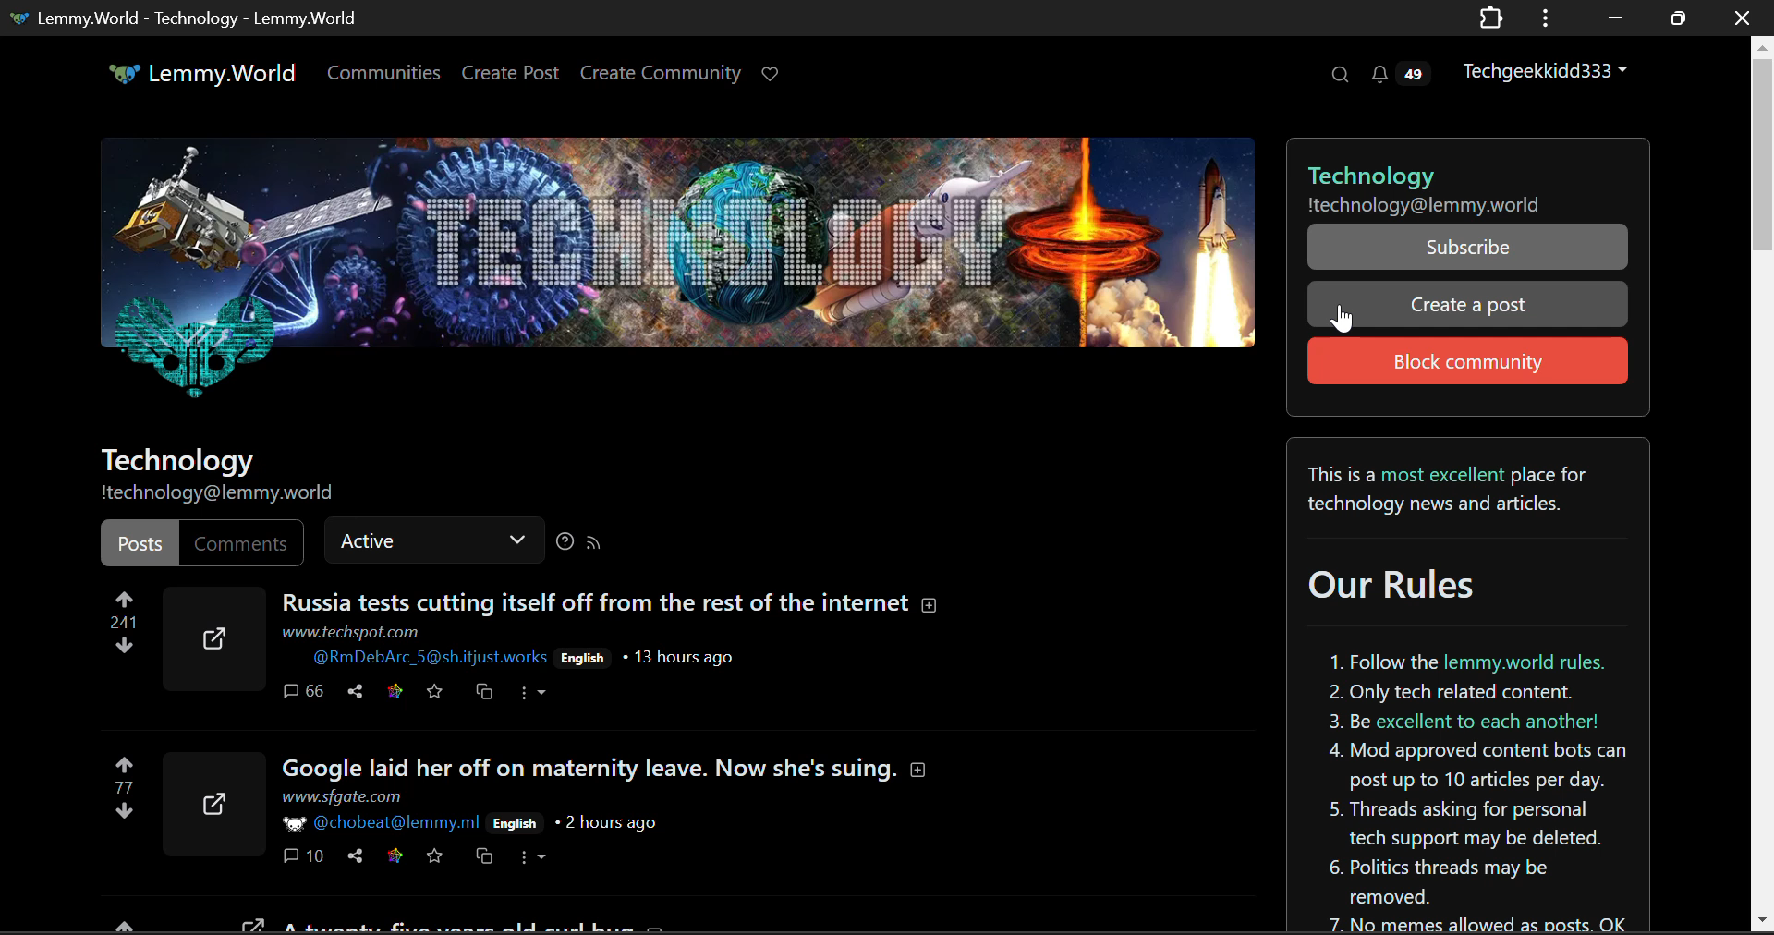 The image size is (1774, 935). I want to click on Technology, so click(176, 461).